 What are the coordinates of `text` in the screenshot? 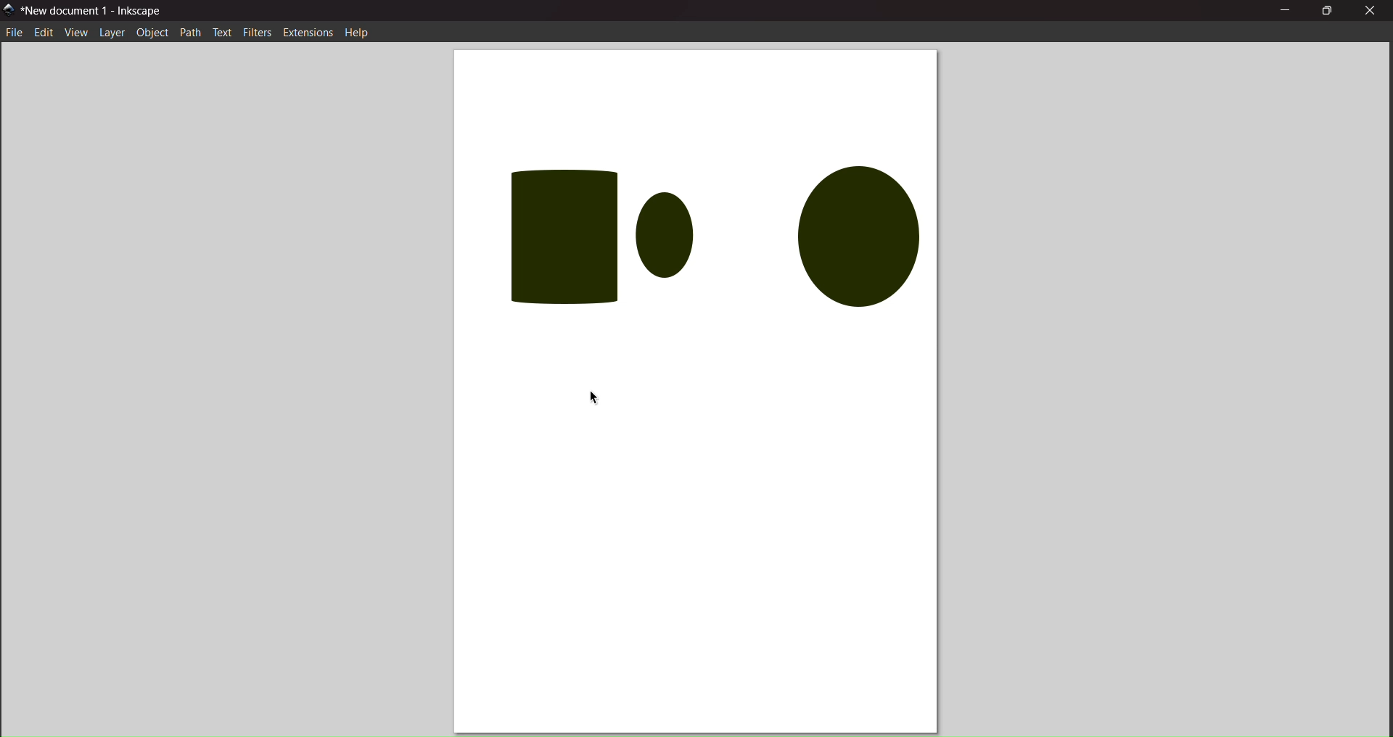 It's located at (222, 33).